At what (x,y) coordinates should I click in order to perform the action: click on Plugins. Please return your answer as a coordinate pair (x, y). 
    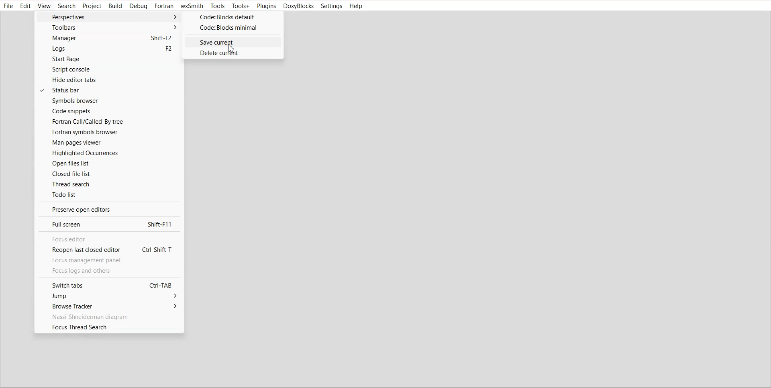
    Looking at the image, I should click on (266, 6).